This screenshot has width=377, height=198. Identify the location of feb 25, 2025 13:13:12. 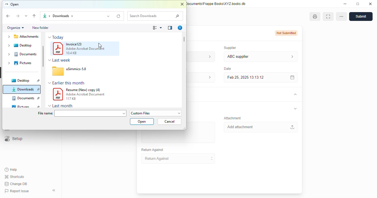
(250, 77).